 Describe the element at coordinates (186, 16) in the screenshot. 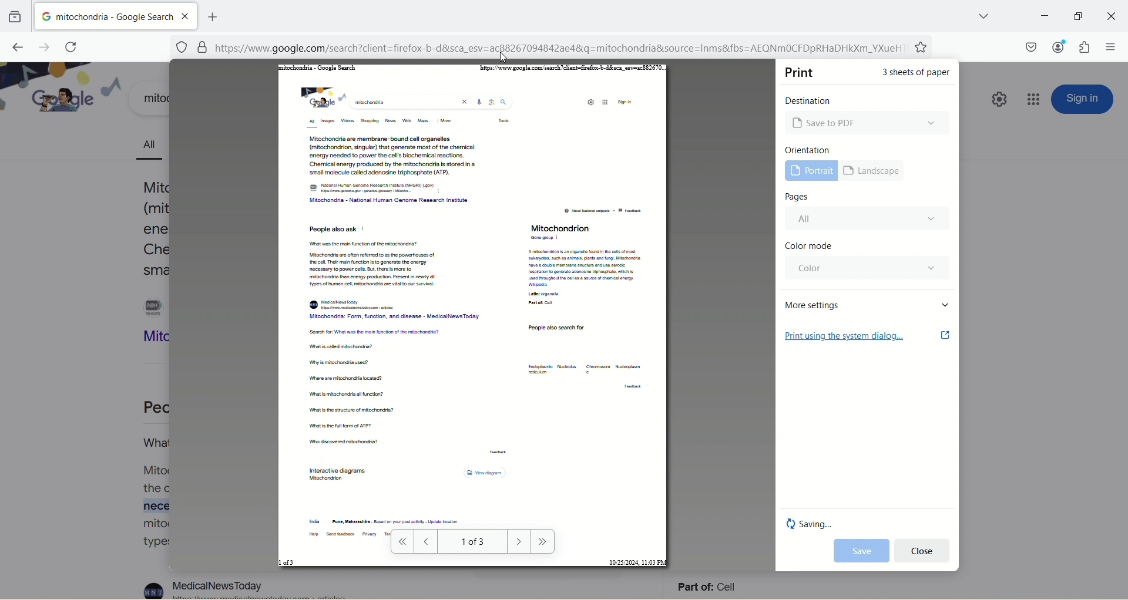

I see `close tab` at that location.